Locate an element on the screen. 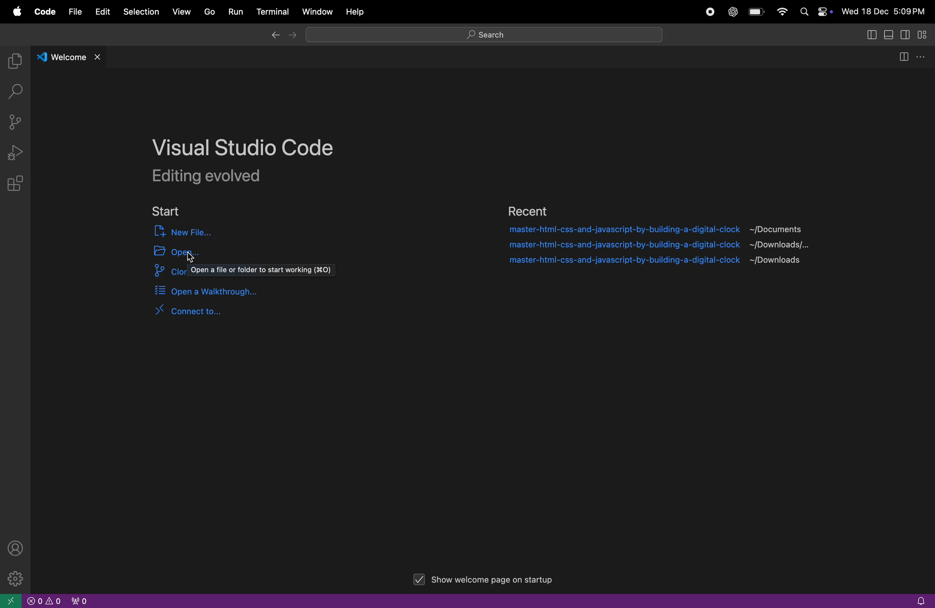  show welcome on start up page is located at coordinates (485, 581).